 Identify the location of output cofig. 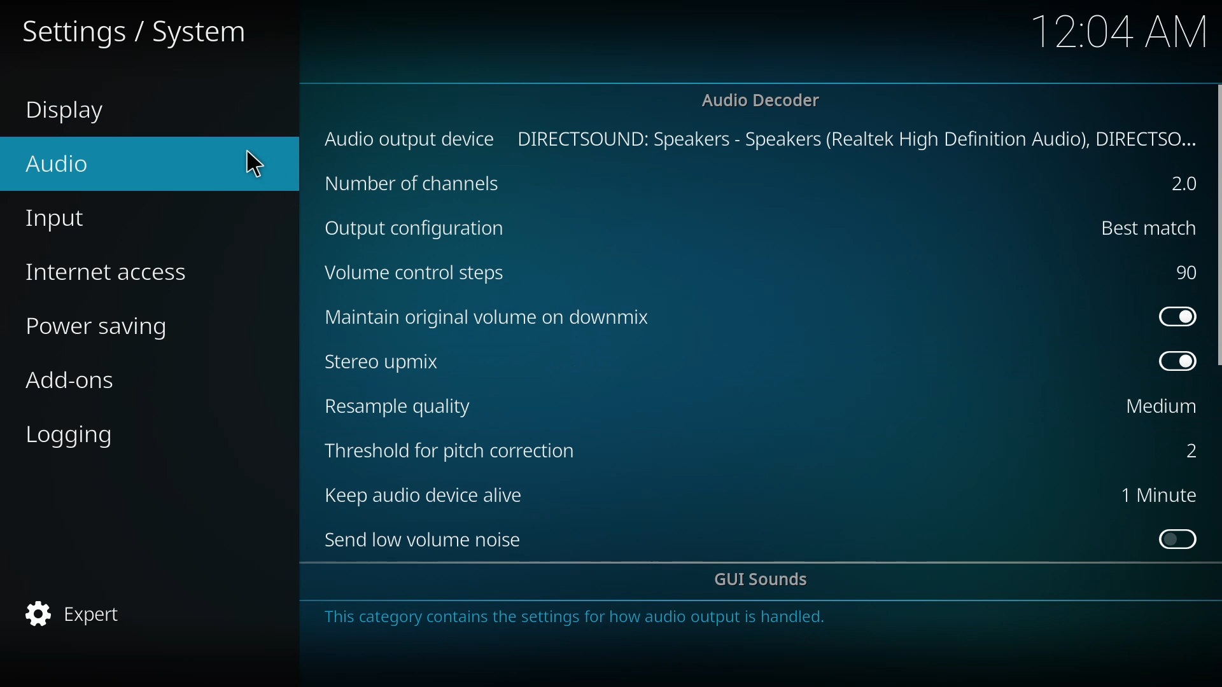
(417, 226).